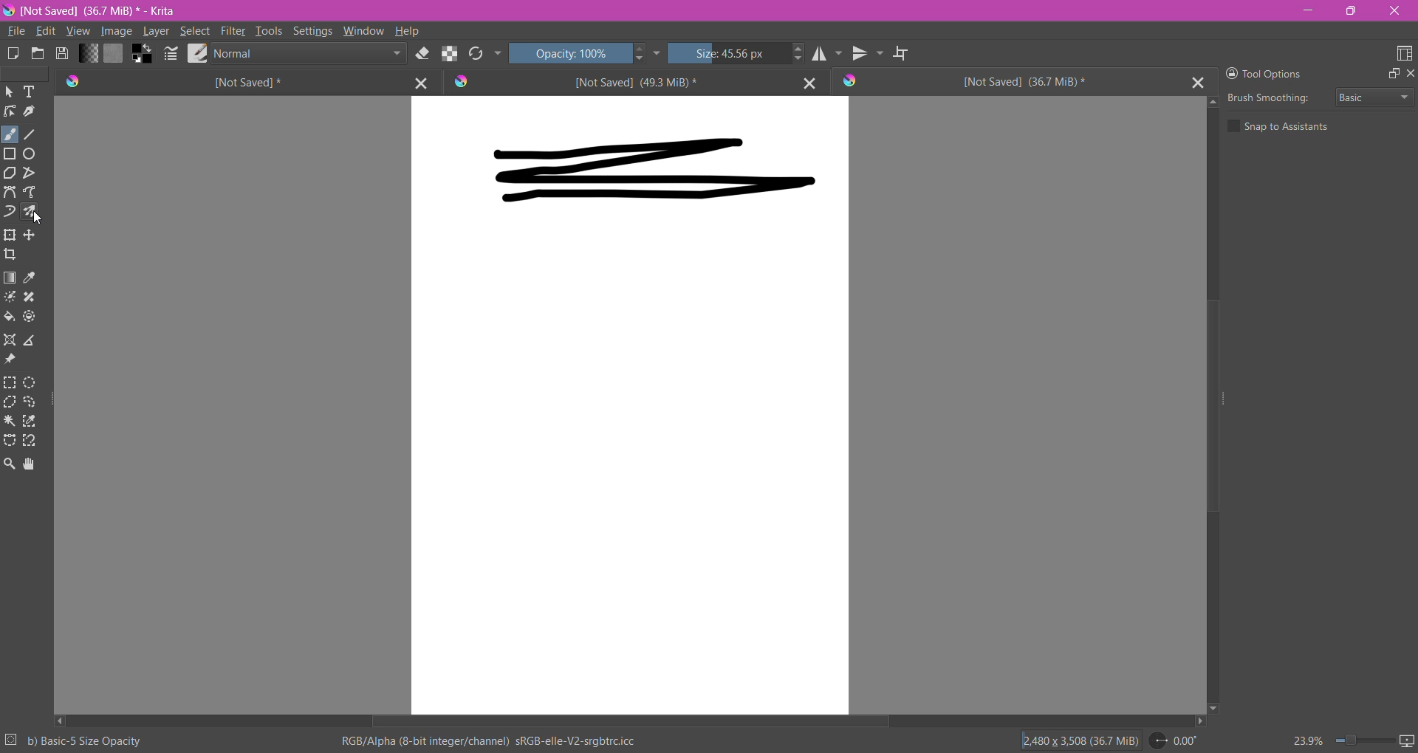 The width and height of the screenshot is (1418, 753). Describe the element at coordinates (142, 55) in the screenshot. I see `Background Color Selector` at that location.